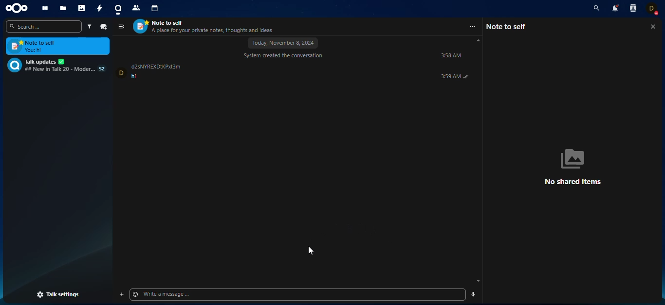 Image resolution: width=665 pixels, height=305 pixels. What do you see at coordinates (283, 56) in the screenshot?
I see `system created conversation` at bounding box center [283, 56].